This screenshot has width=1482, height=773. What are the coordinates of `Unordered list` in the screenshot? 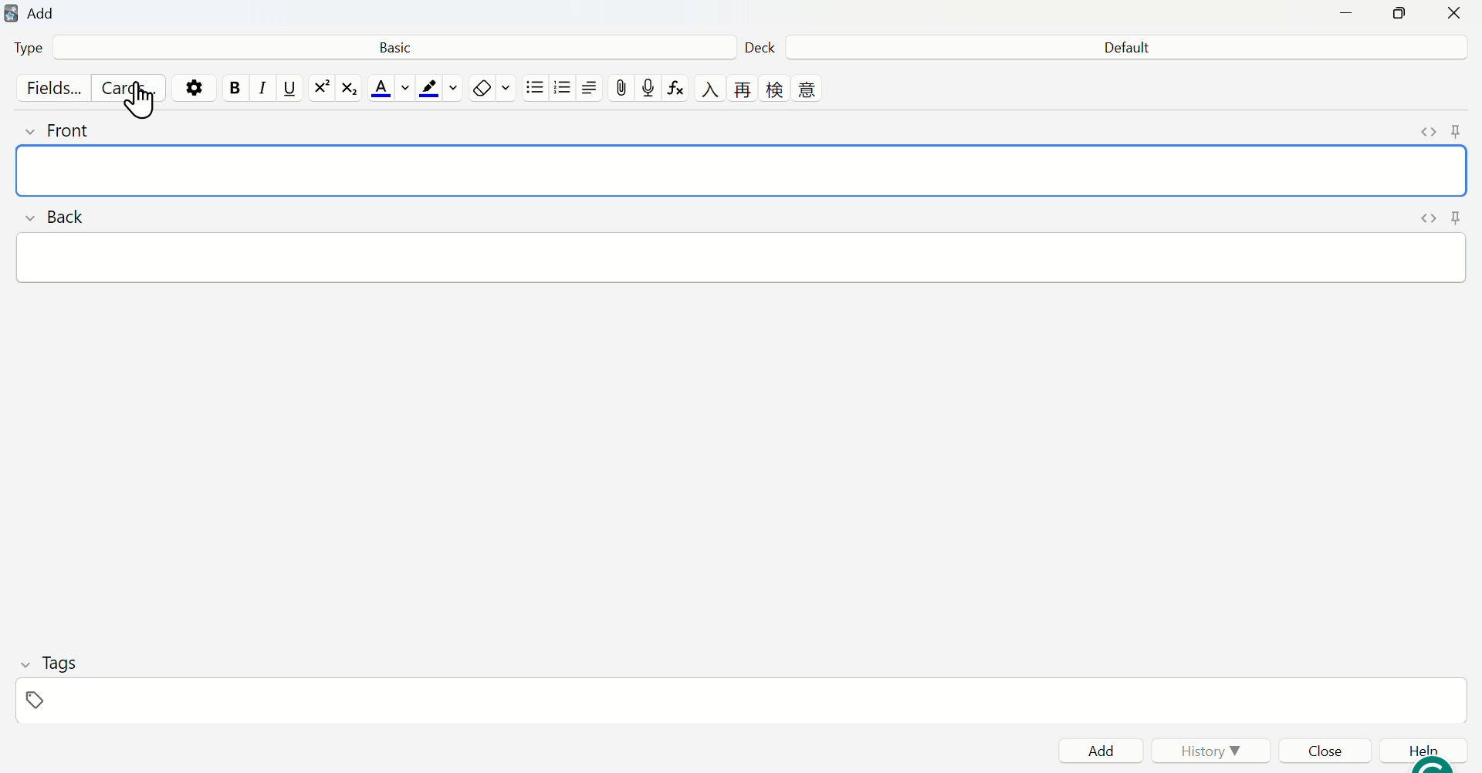 It's located at (563, 89).